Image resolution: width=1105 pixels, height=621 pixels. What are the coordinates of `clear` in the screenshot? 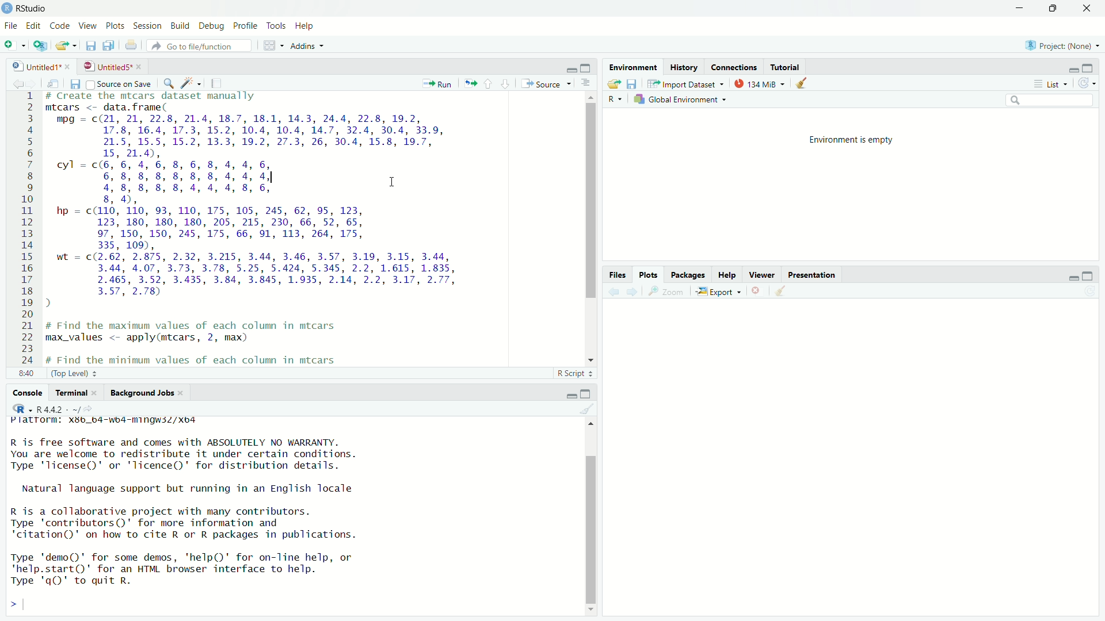 It's located at (806, 86).